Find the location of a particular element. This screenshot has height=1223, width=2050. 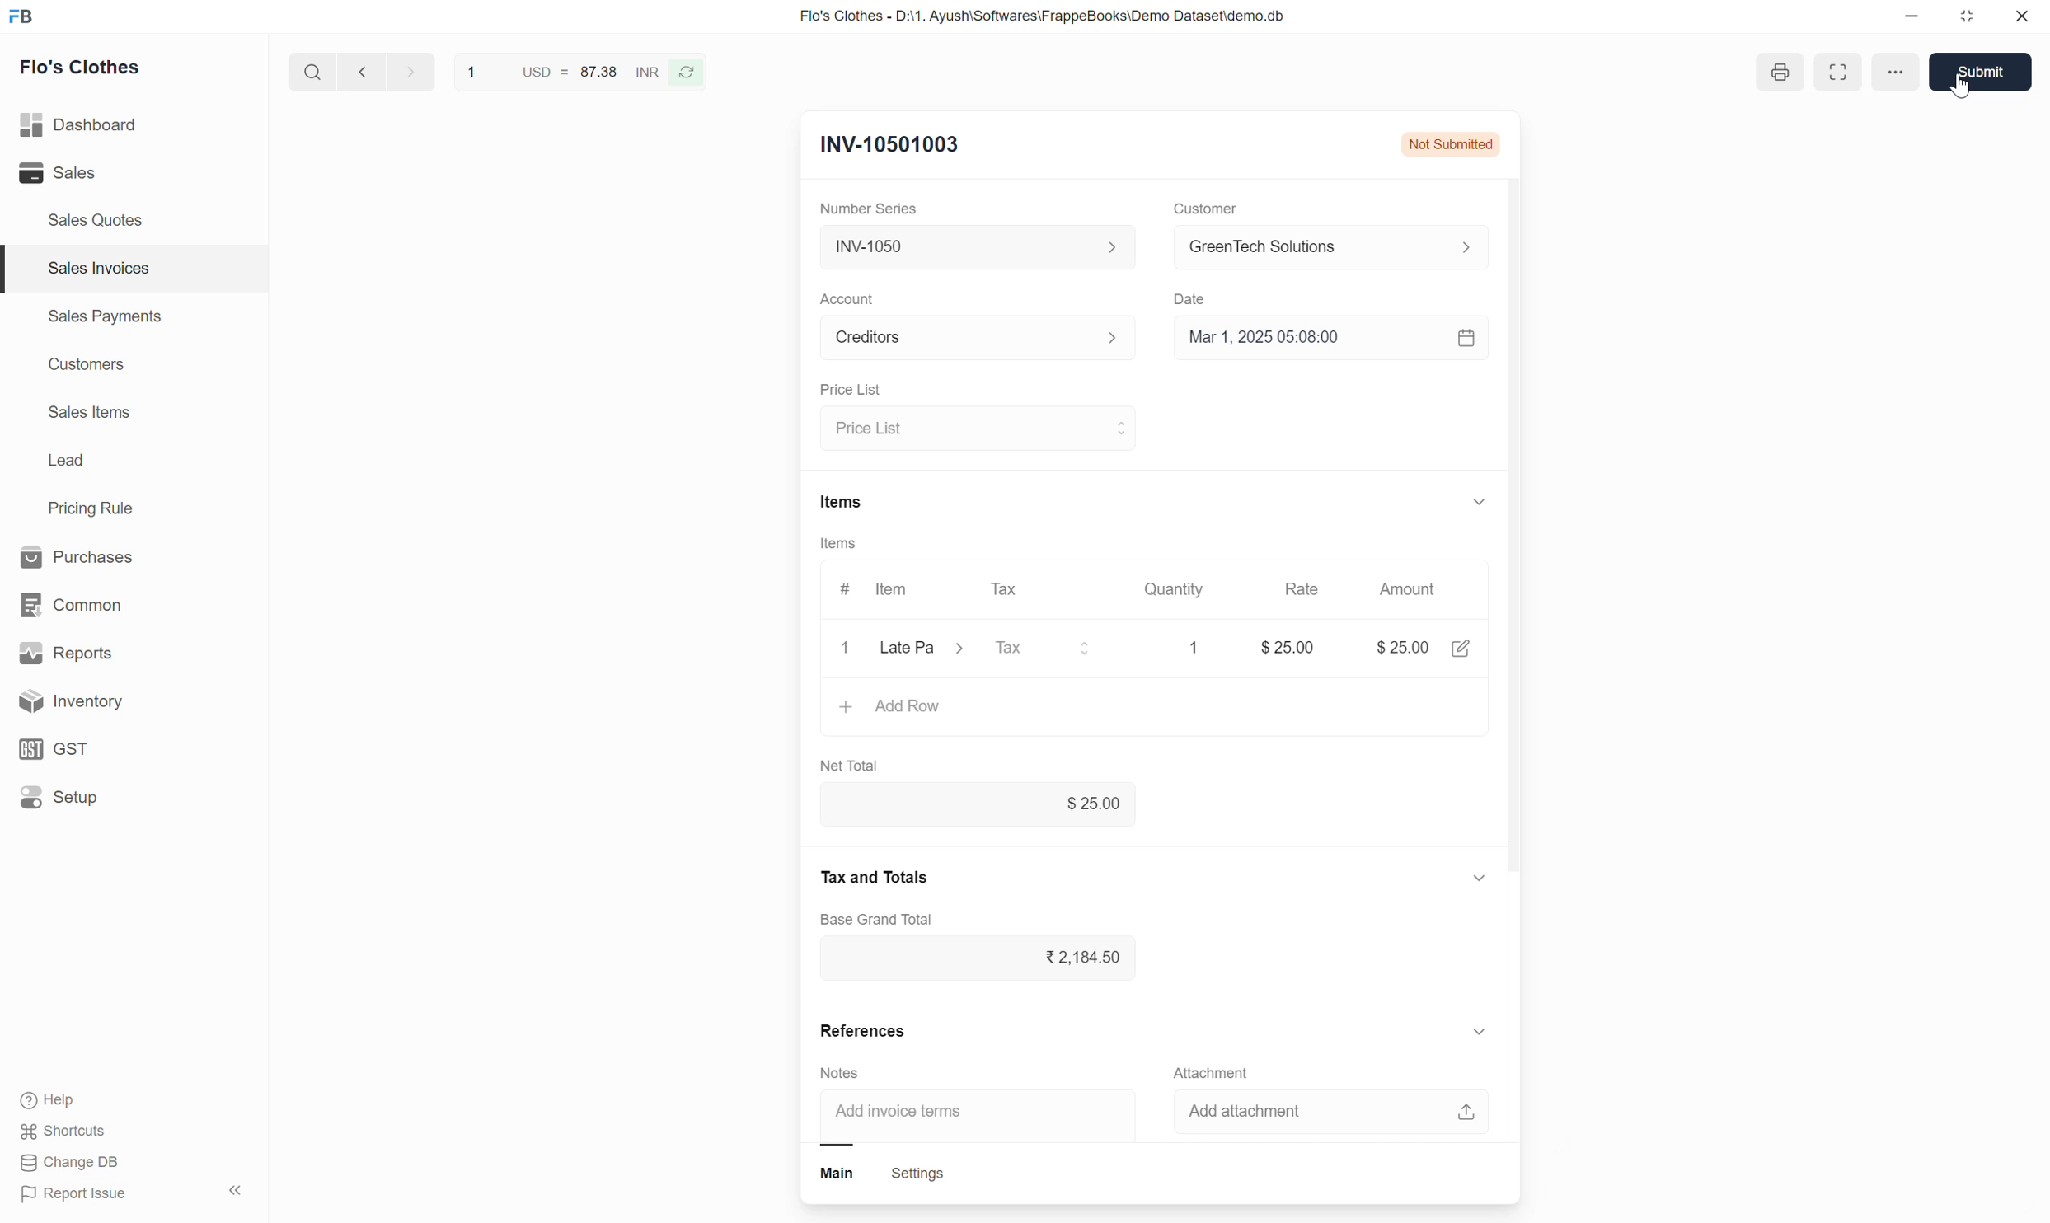

resize  is located at coordinates (1973, 20).